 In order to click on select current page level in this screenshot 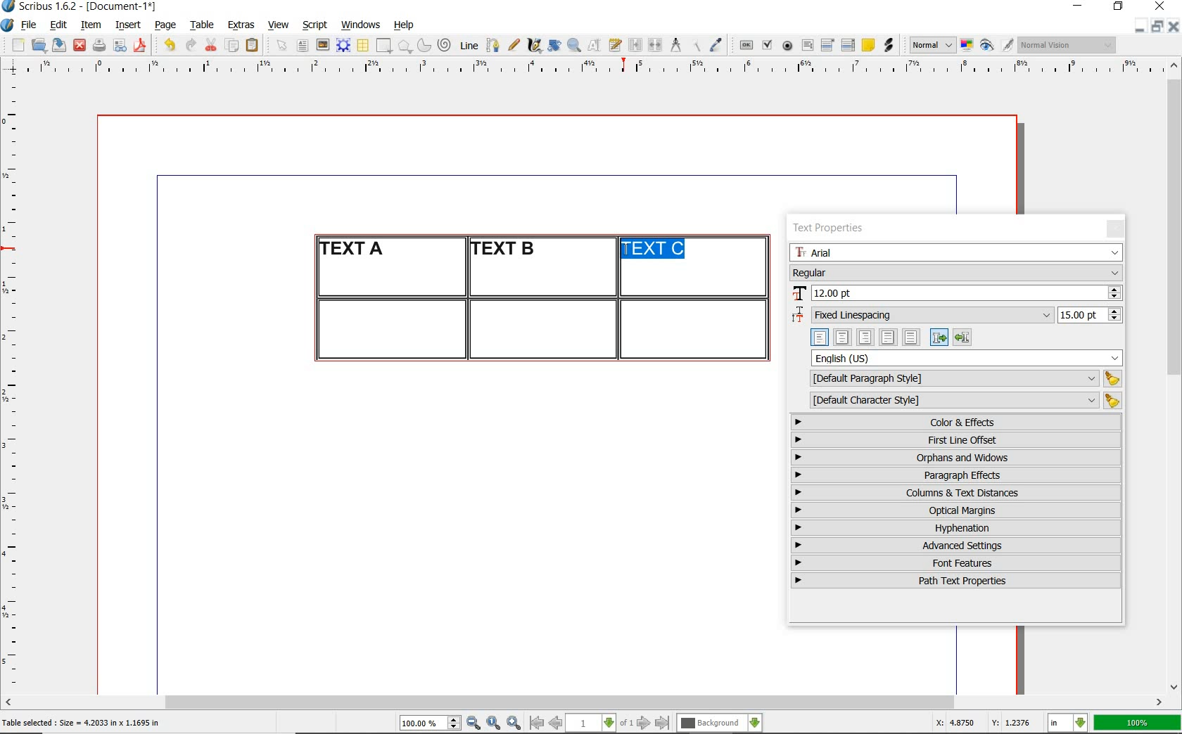, I will do `click(599, 723)`.